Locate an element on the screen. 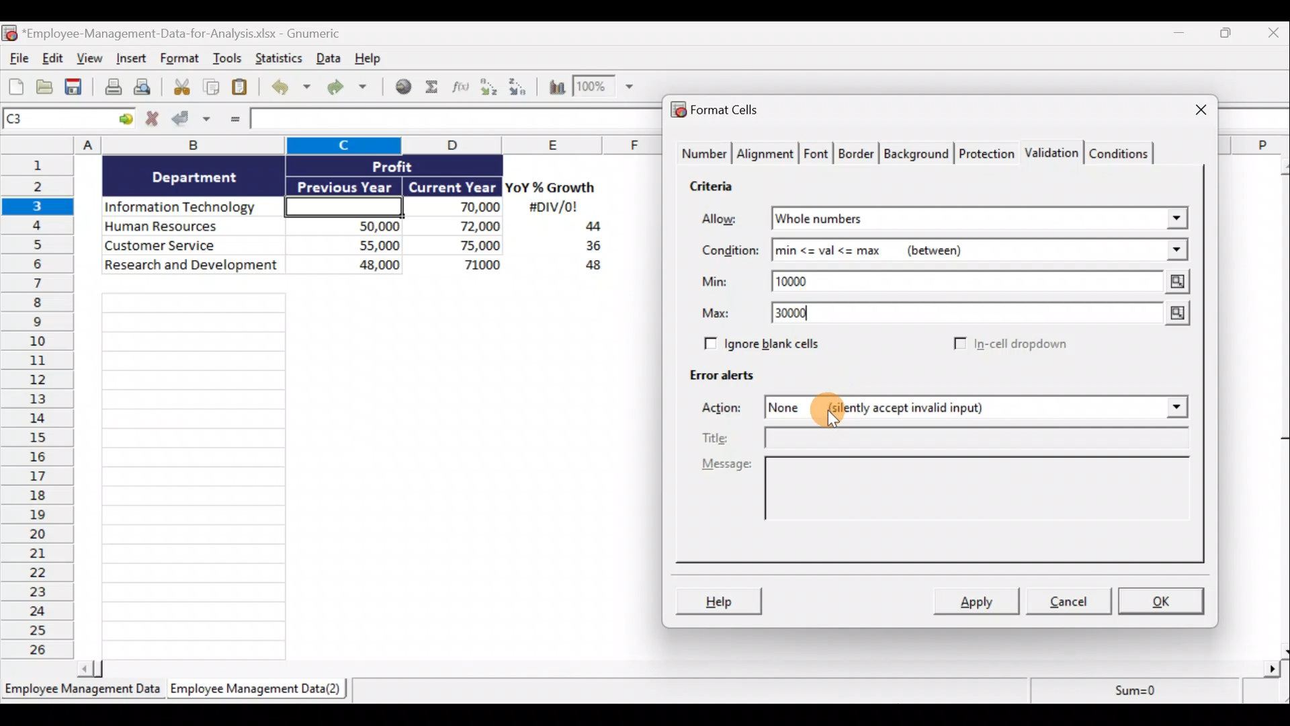 This screenshot has height=726, width=1290. Columns is located at coordinates (337, 145).